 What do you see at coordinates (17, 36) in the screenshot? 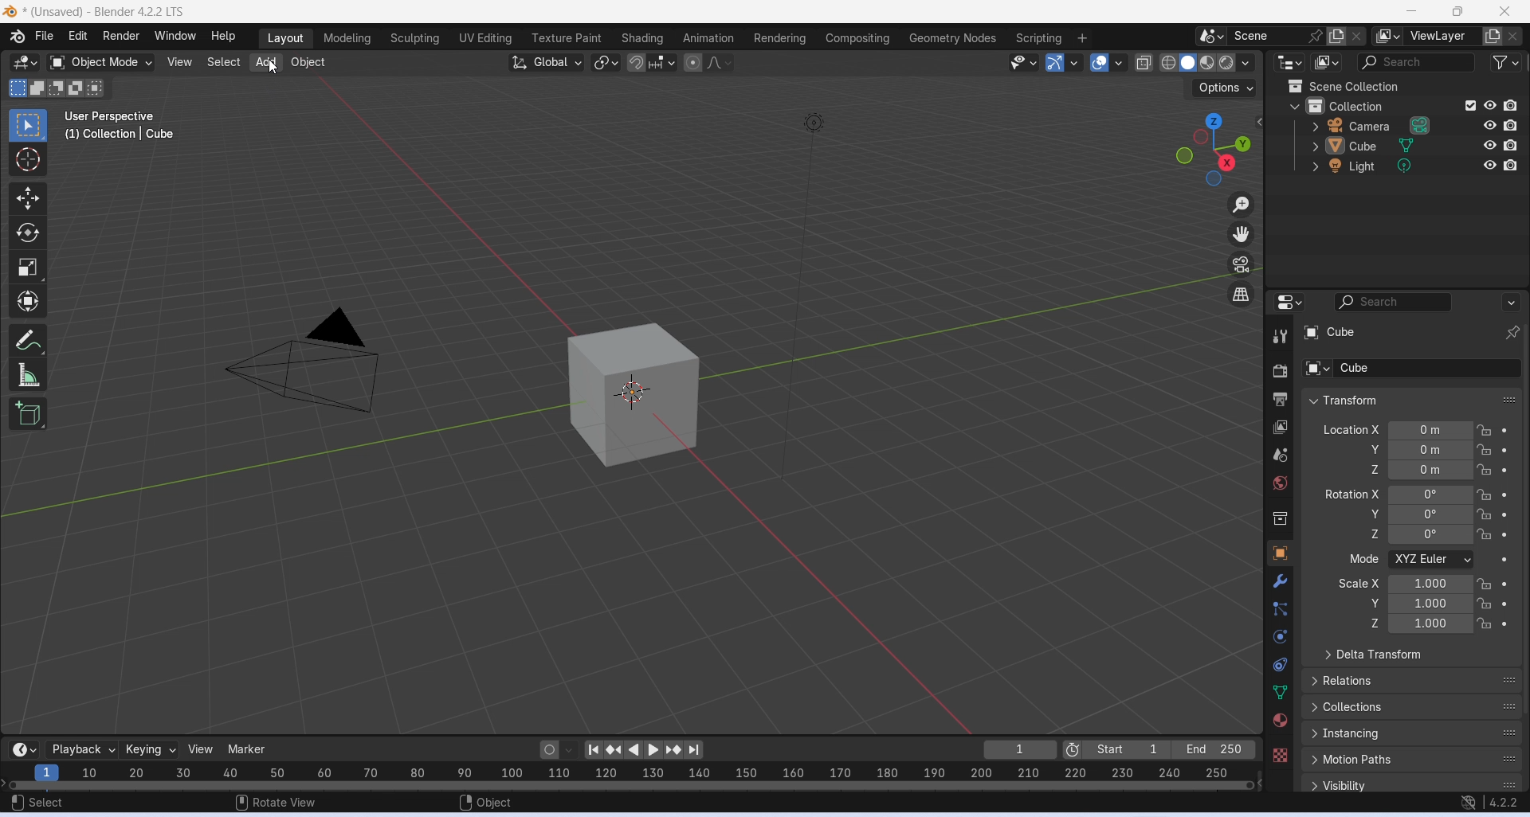
I see `Logo` at bounding box center [17, 36].